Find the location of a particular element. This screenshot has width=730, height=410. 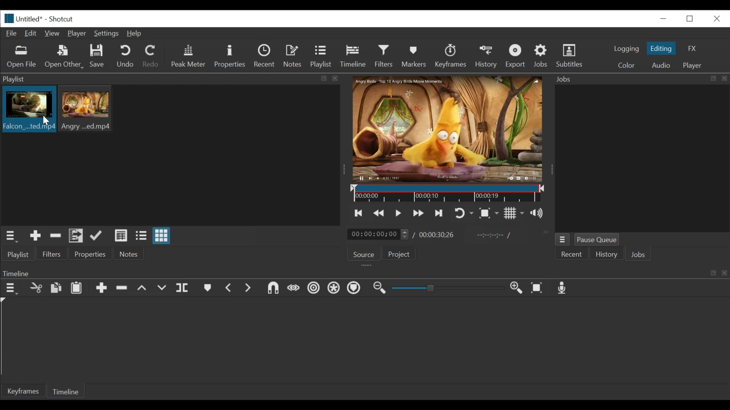

Add files to playlist is located at coordinates (76, 237).